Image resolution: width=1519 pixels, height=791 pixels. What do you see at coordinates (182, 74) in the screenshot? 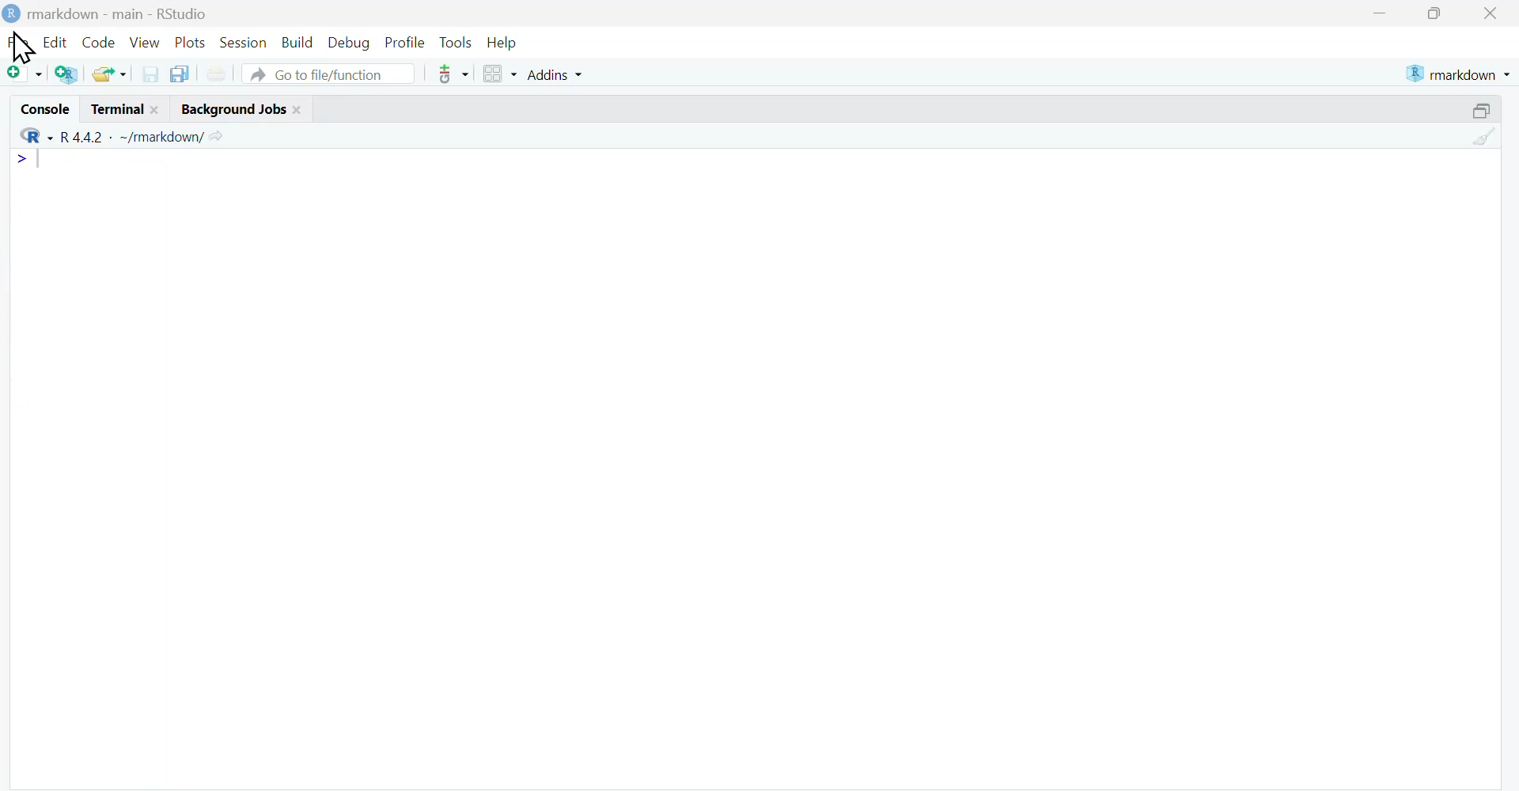
I see `Save all open documents` at bounding box center [182, 74].